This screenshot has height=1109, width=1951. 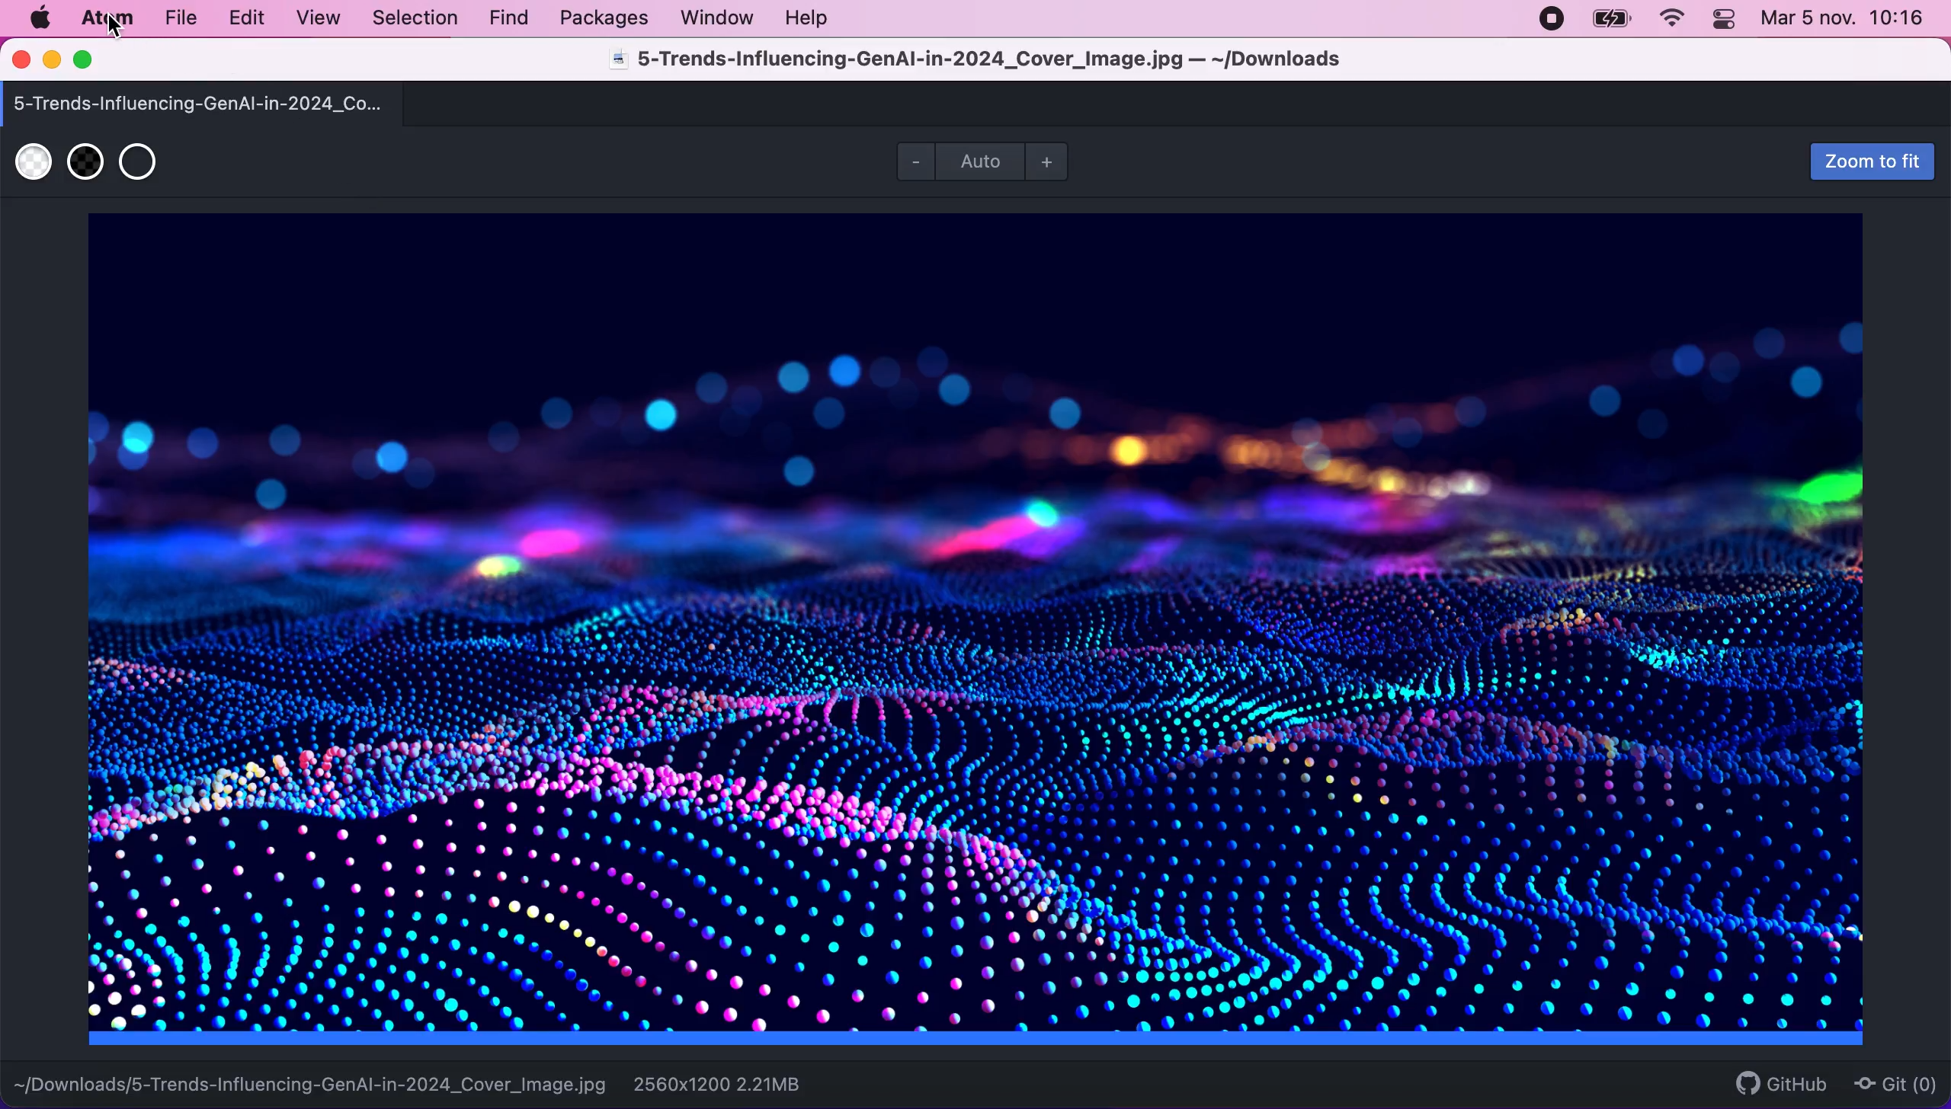 What do you see at coordinates (601, 18) in the screenshot?
I see `packages` at bounding box center [601, 18].